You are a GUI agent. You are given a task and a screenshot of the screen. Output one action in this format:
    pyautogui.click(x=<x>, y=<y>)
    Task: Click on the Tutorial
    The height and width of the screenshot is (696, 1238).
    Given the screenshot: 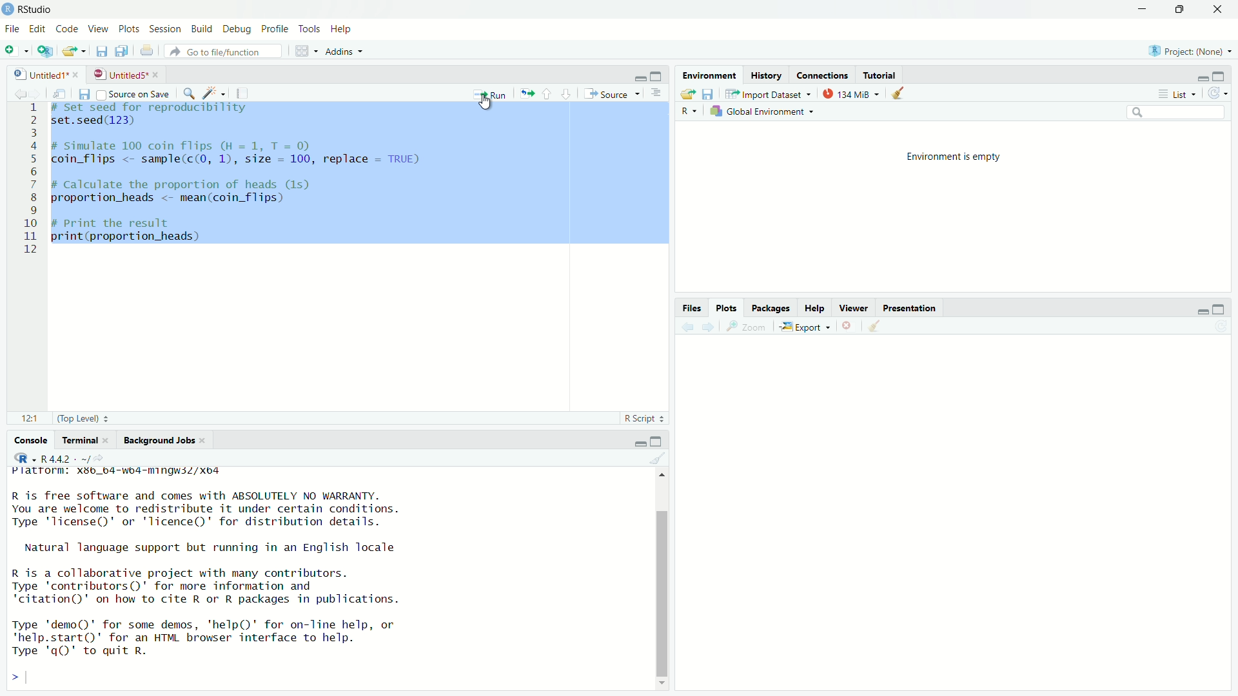 What is the action you would take?
    pyautogui.click(x=879, y=73)
    